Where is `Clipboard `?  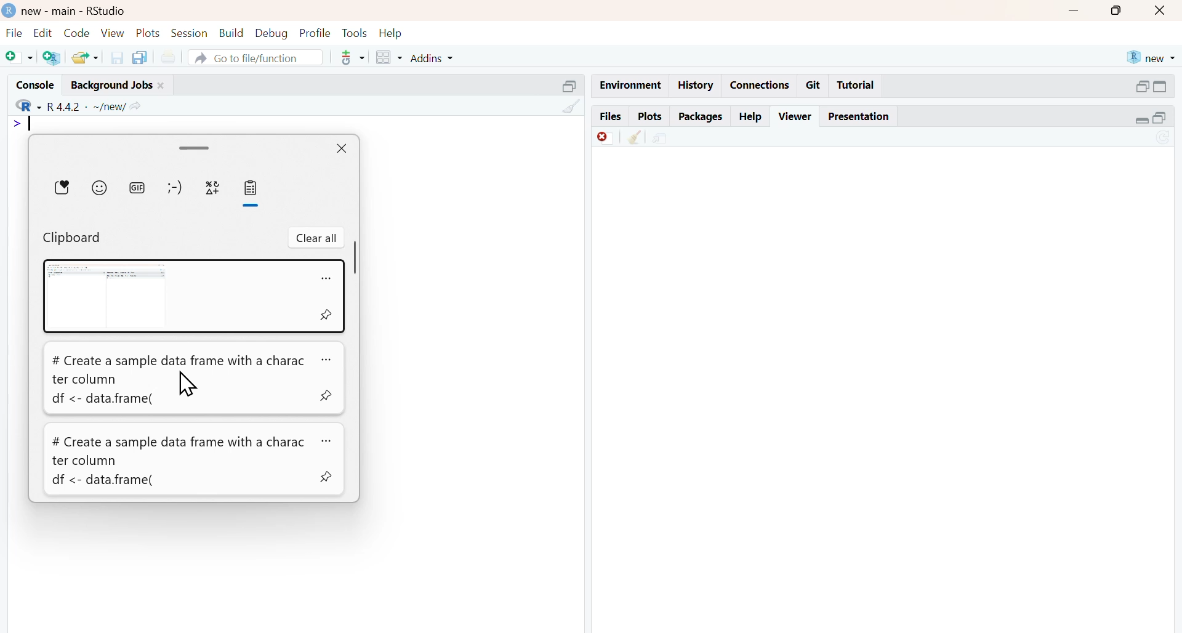 Clipboard  is located at coordinates (251, 193).